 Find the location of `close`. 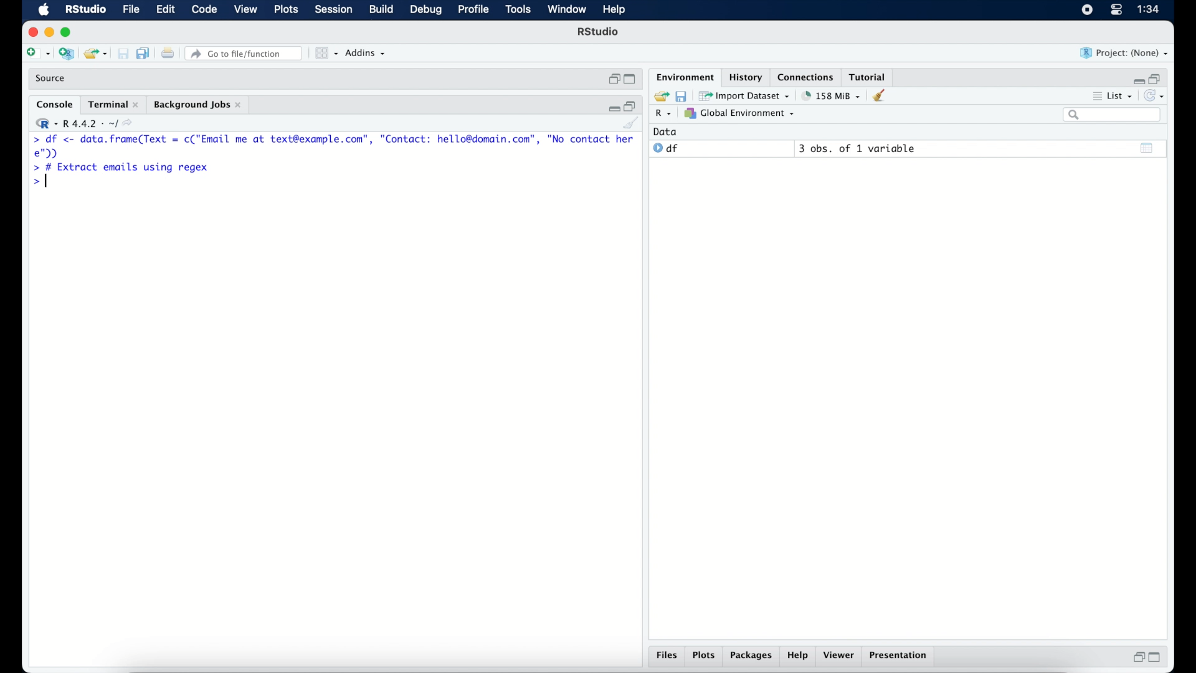

close is located at coordinates (31, 31).